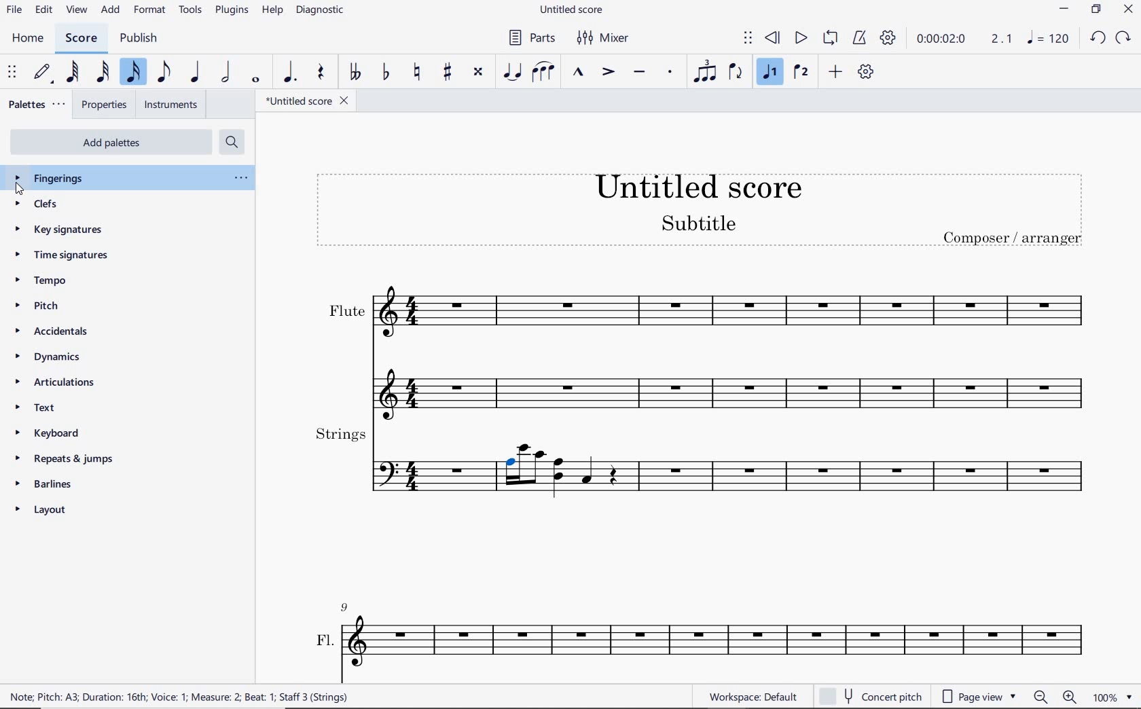 This screenshot has height=709, width=1141. I want to click on add, so click(111, 11).